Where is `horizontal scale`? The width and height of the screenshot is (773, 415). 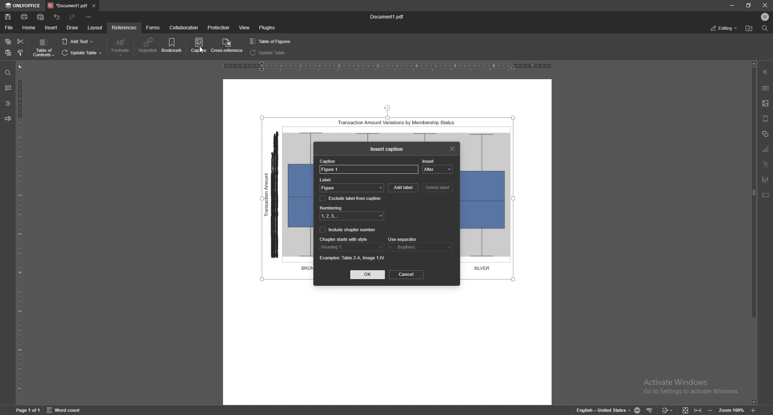
horizontal scale is located at coordinates (388, 68).